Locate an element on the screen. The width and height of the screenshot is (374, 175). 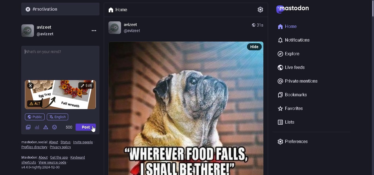
settings is located at coordinates (260, 8).